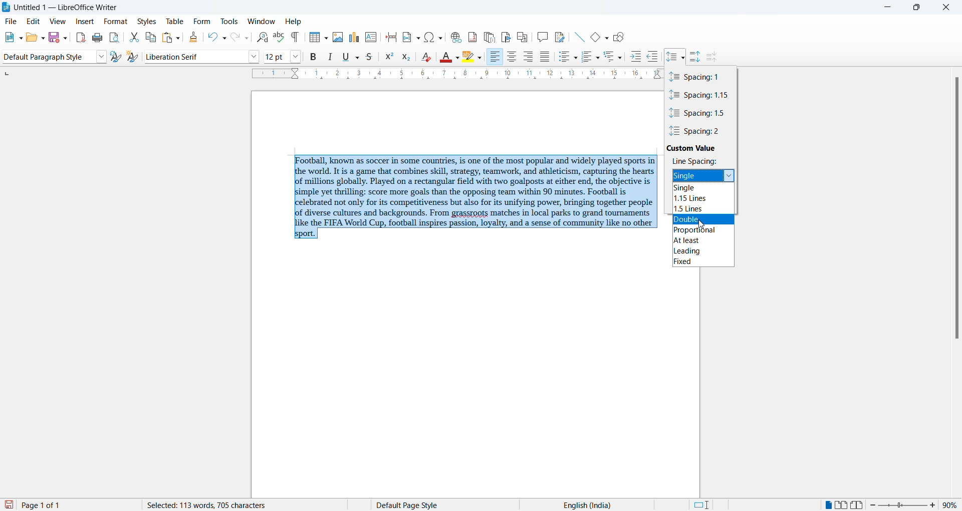  Describe the element at coordinates (636, 56) in the screenshot. I see `increase indent` at that location.